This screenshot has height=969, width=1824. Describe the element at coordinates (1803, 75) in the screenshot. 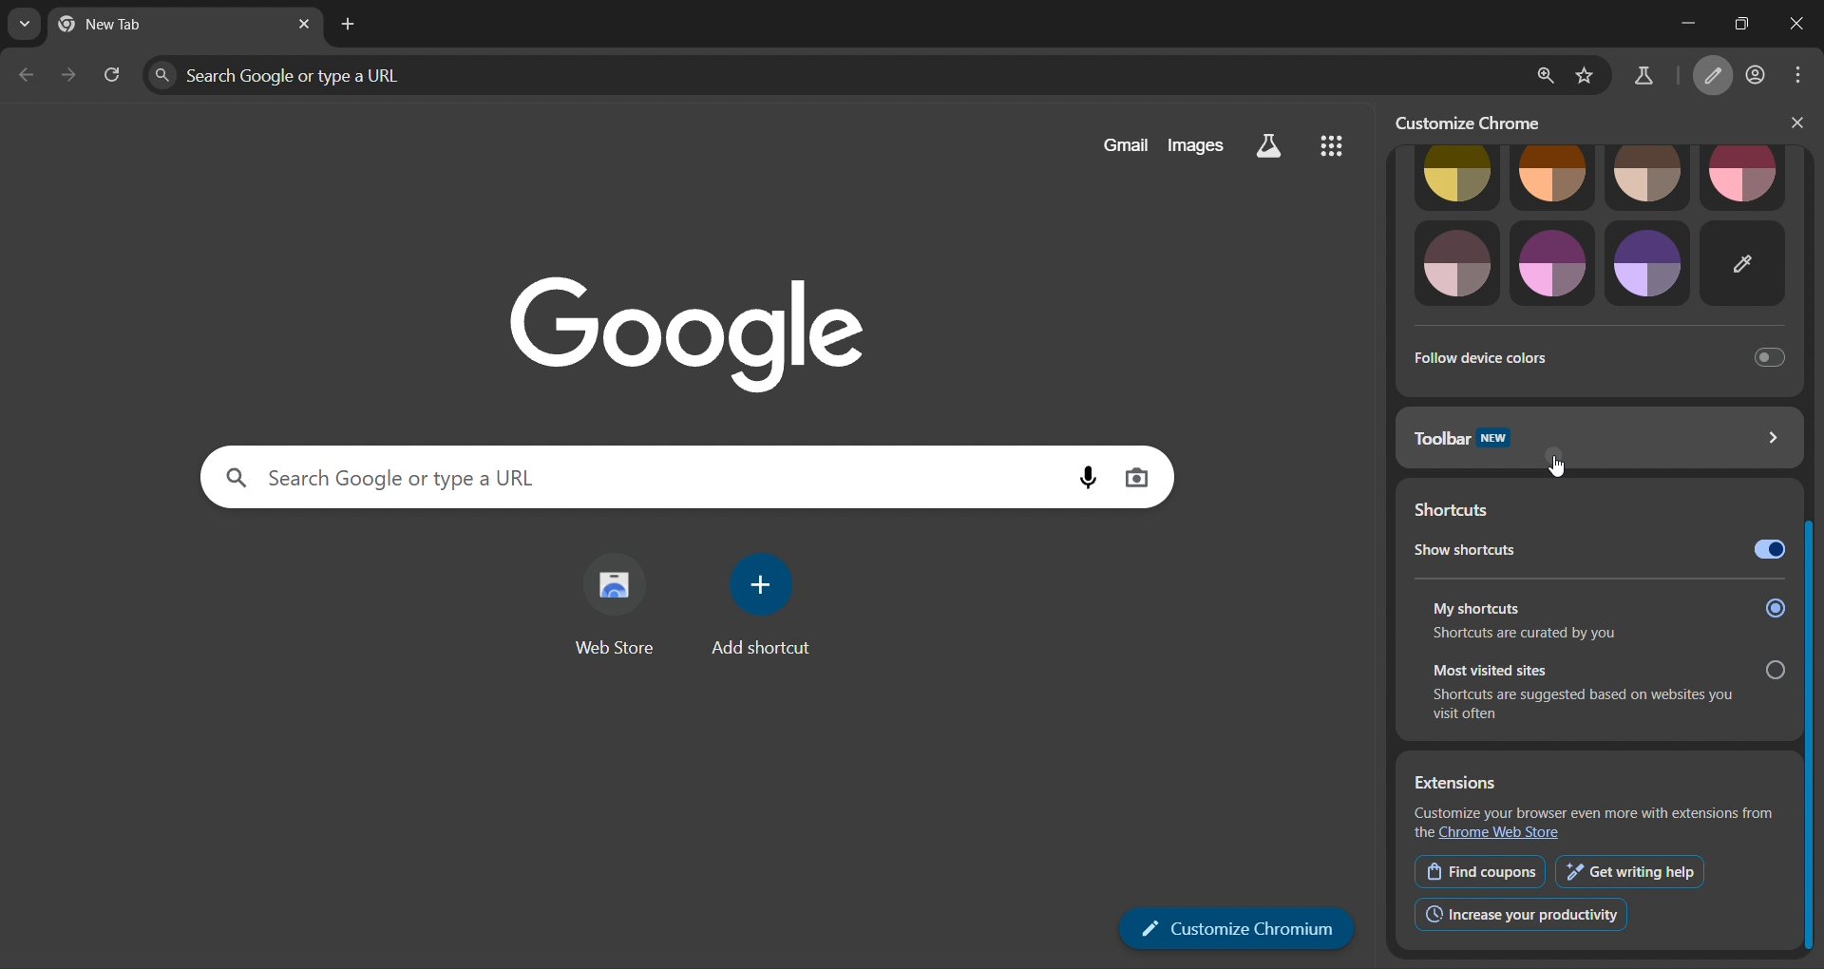

I see `menu` at that location.